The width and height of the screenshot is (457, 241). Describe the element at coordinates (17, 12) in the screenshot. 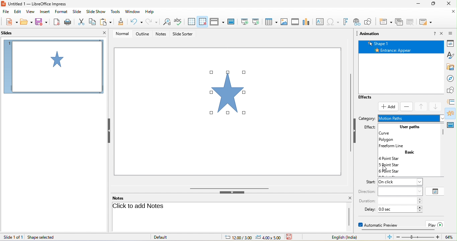

I see `edit` at that location.